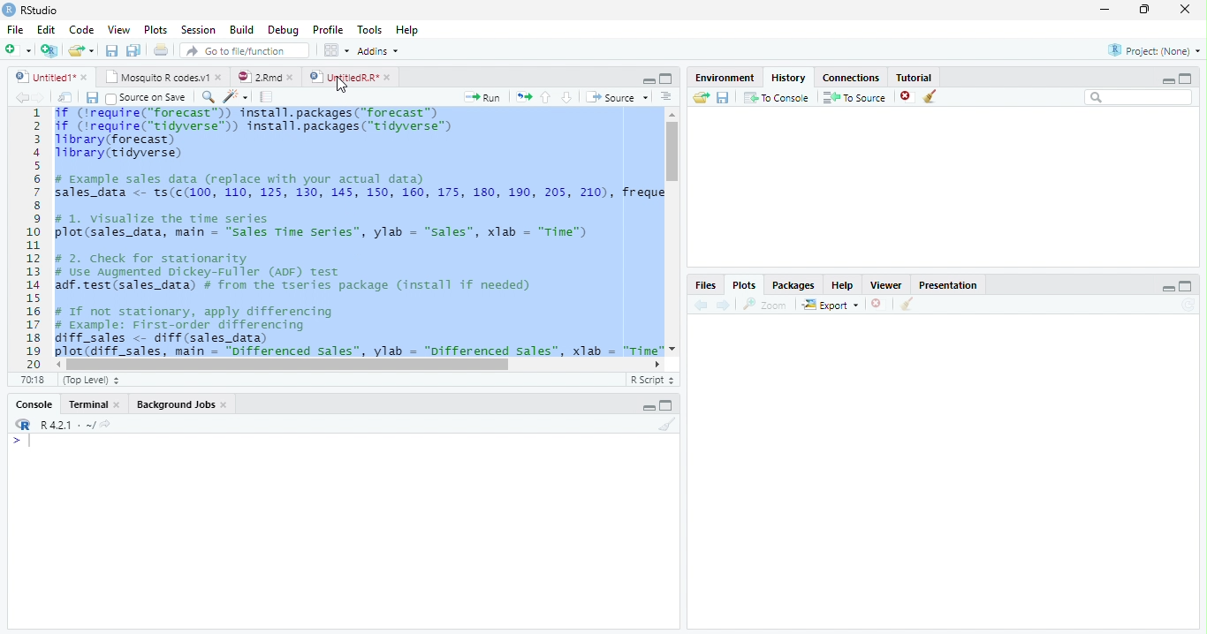  I want to click on Environment, so click(726, 79).